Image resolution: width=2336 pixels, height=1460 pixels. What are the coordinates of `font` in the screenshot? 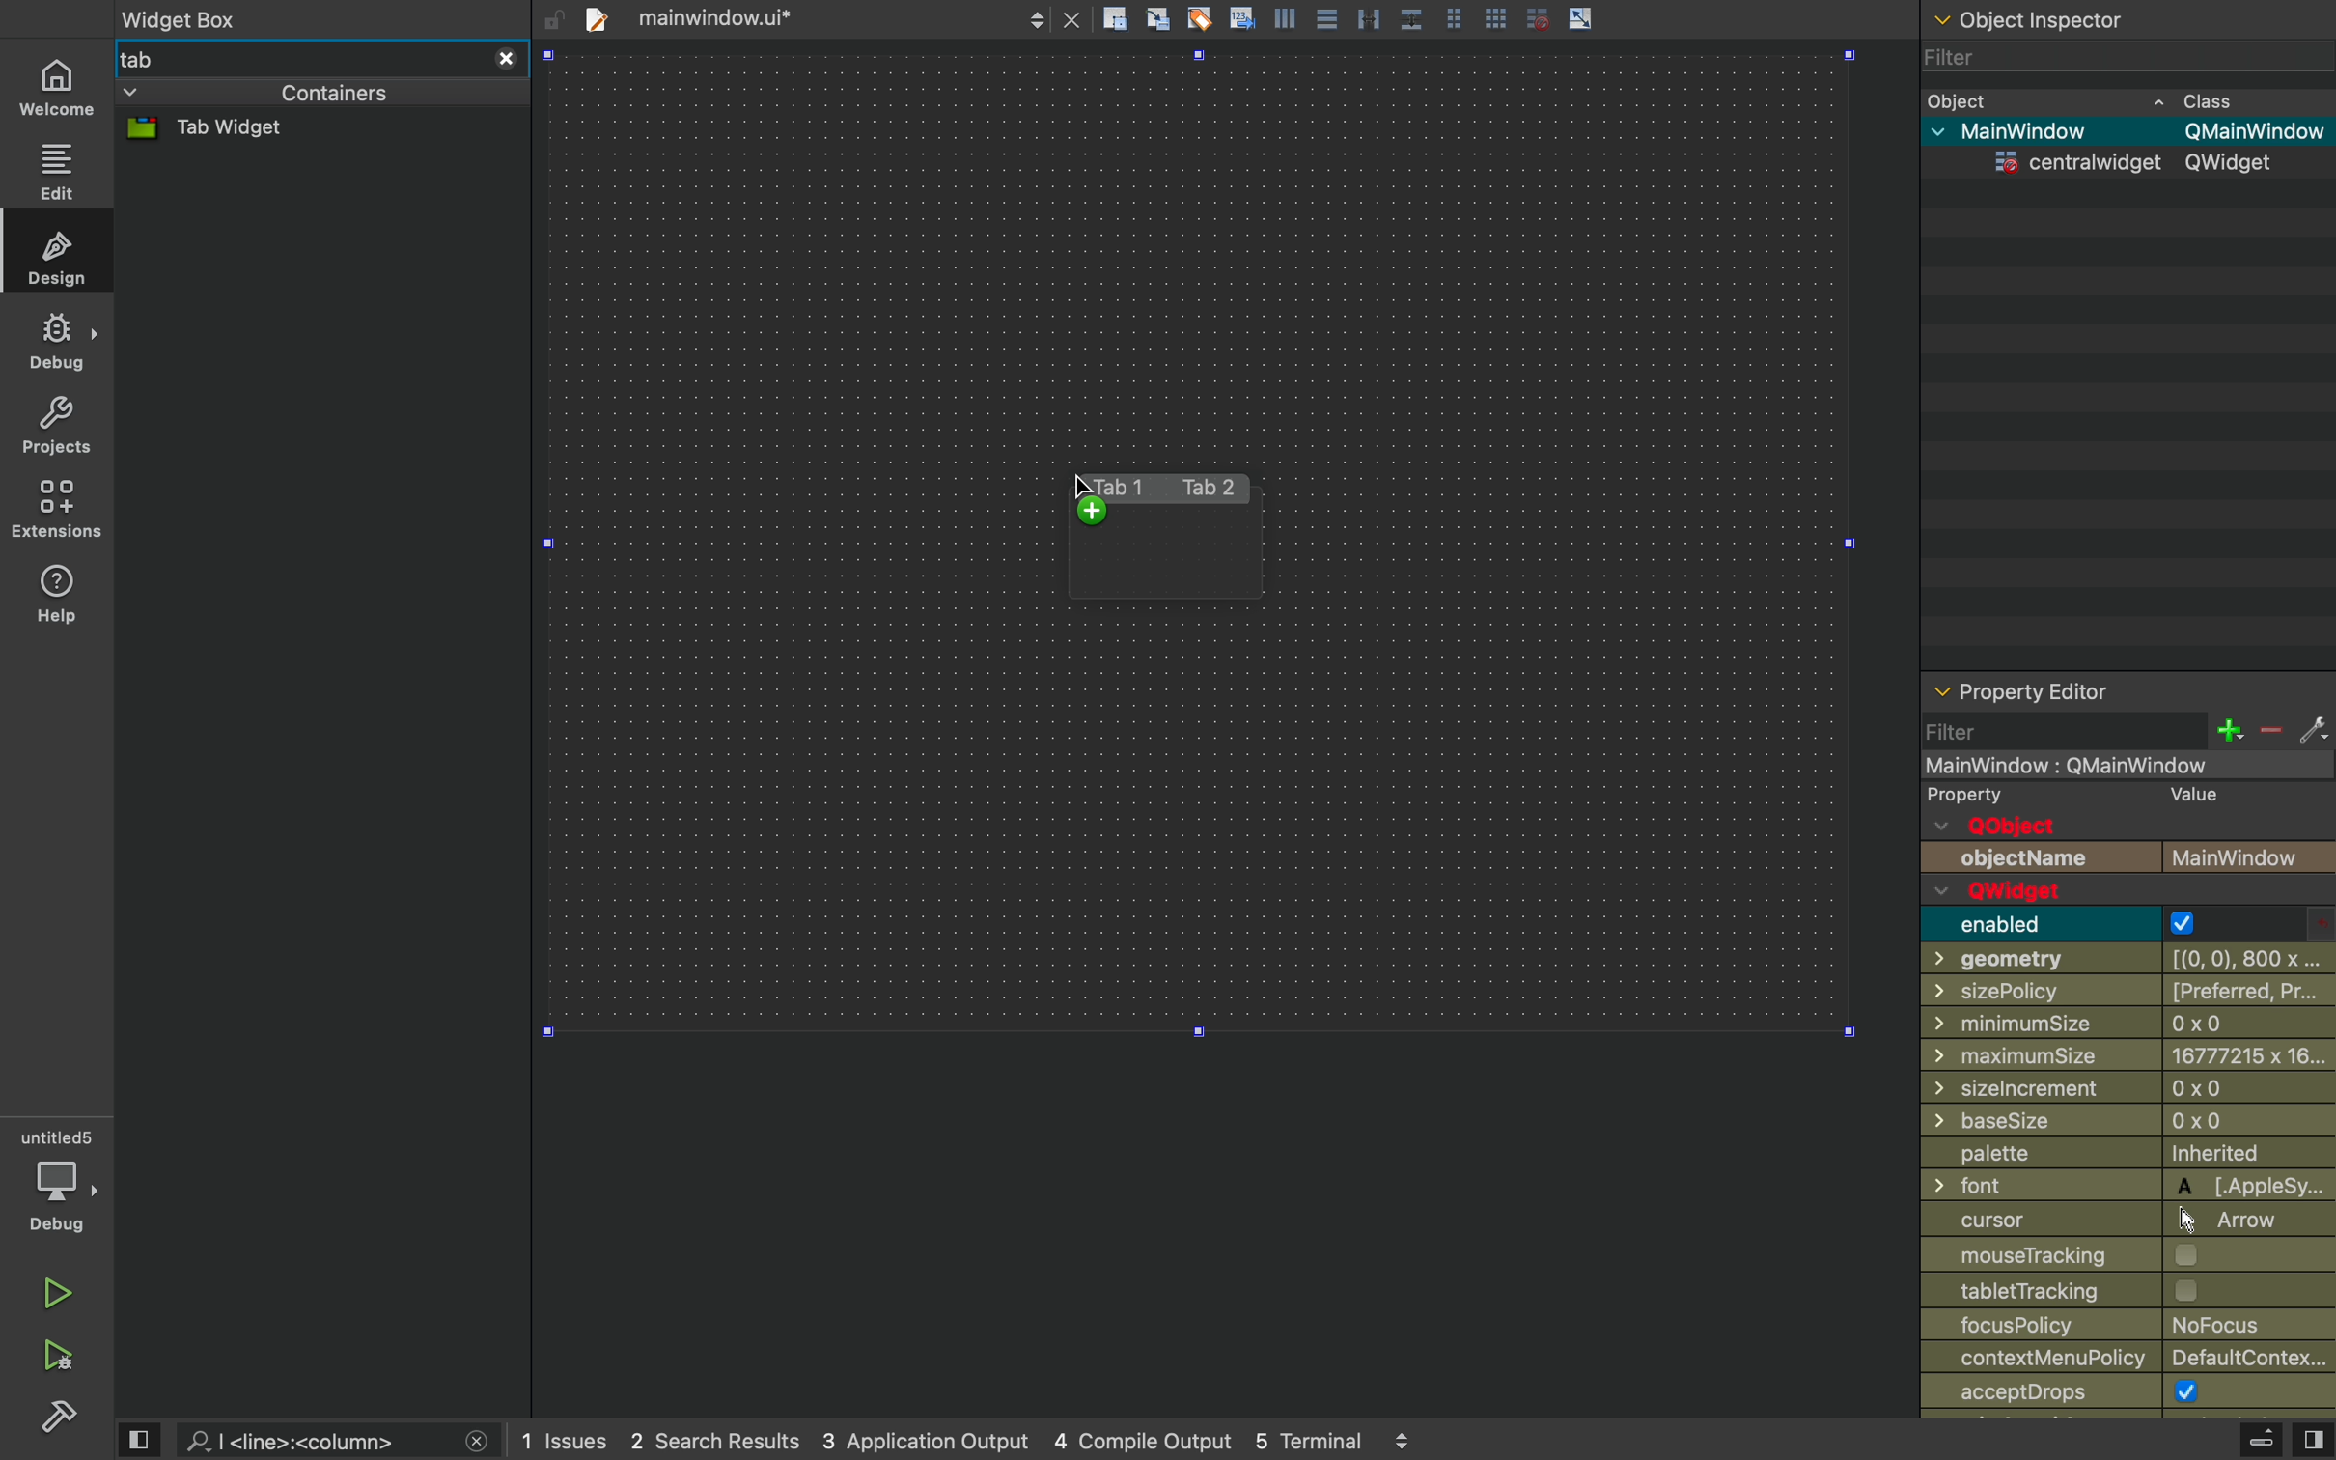 It's located at (2127, 1187).